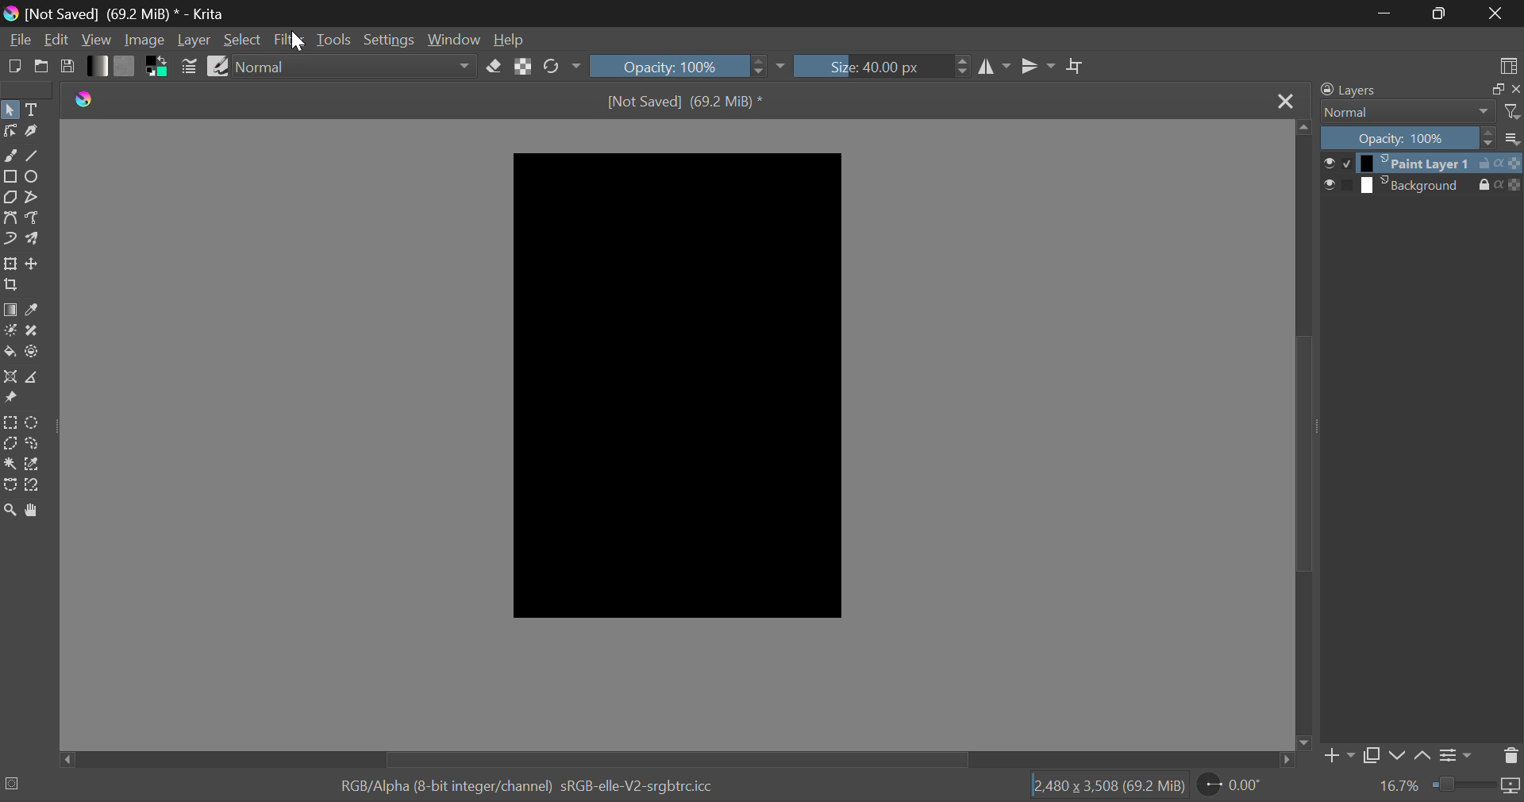  Describe the element at coordinates (10, 422) in the screenshot. I see `Rectangular Selection` at that location.